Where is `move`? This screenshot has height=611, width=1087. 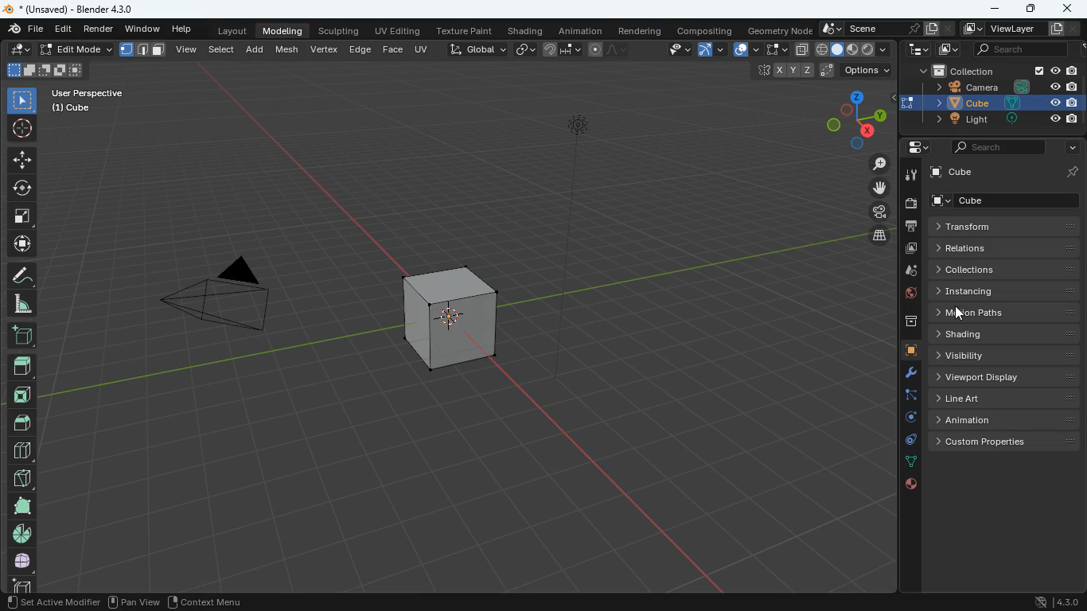
move is located at coordinates (872, 188).